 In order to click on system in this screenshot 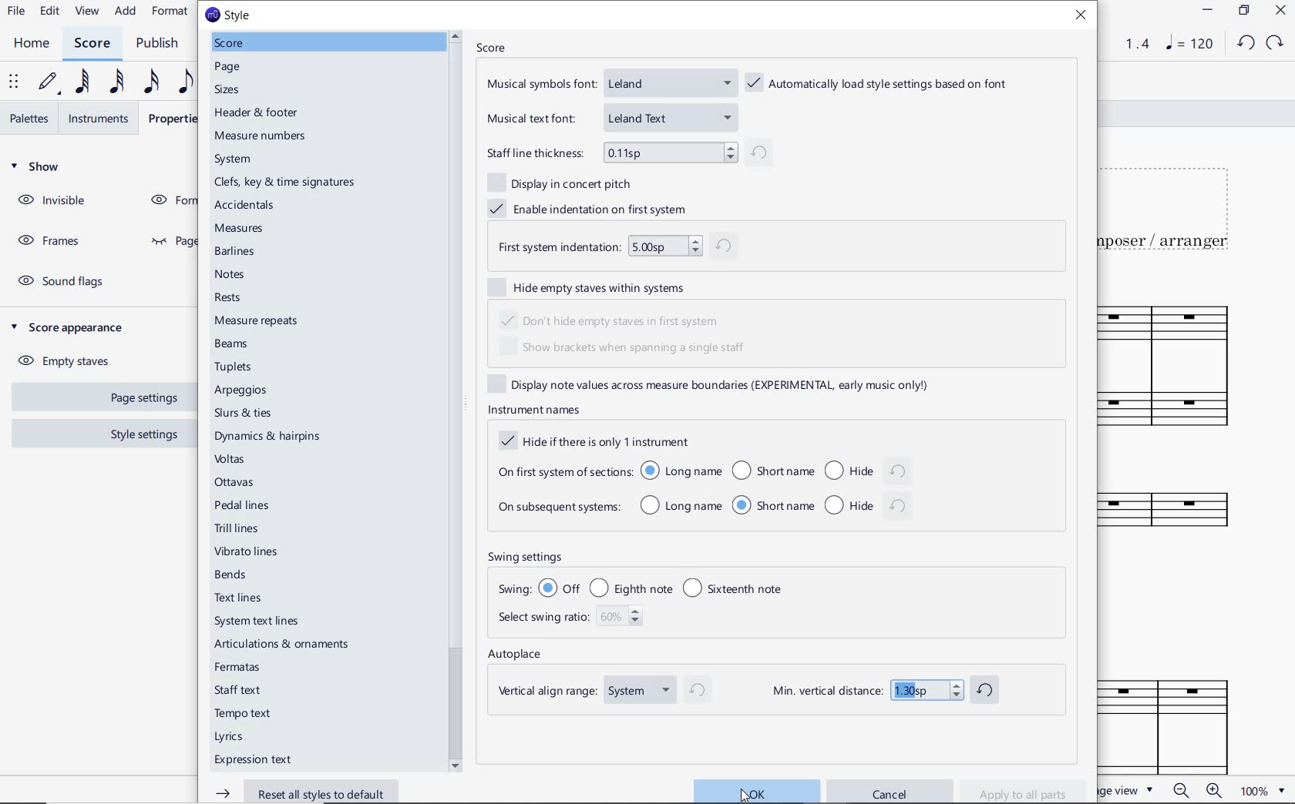, I will do `click(237, 158)`.